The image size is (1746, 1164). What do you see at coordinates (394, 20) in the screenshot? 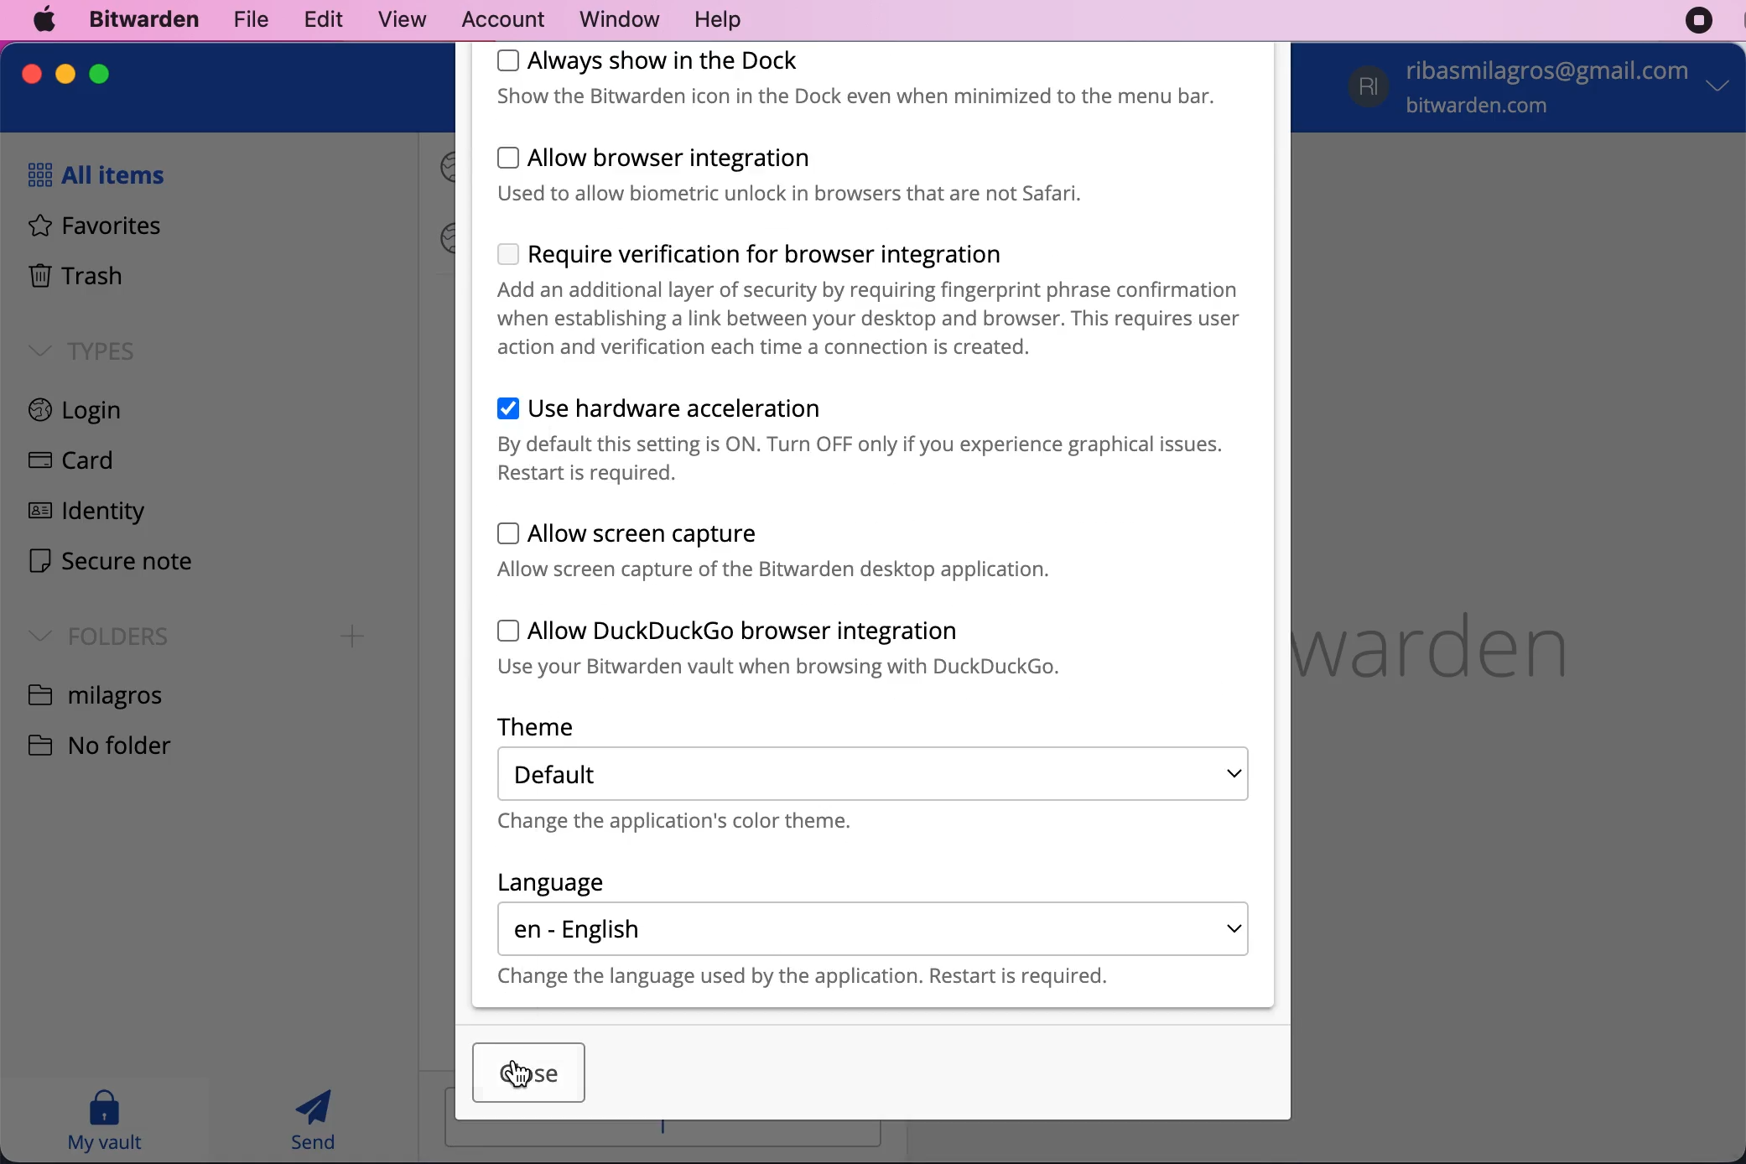
I see `view` at bounding box center [394, 20].